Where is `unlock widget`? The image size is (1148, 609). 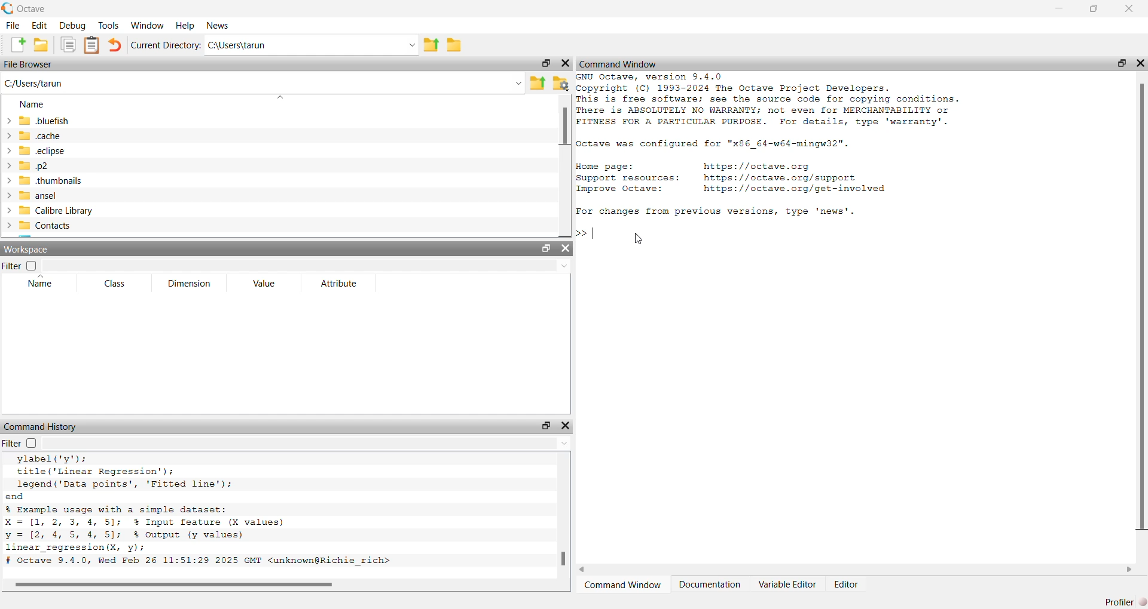
unlock widget is located at coordinates (547, 248).